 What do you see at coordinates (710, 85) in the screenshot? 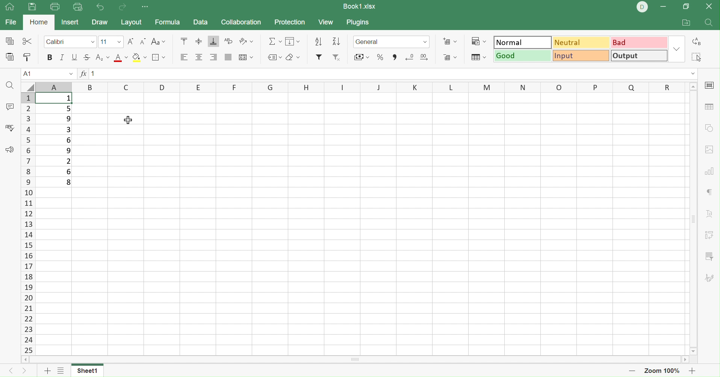
I see `Slide settings` at bounding box center [710, 85].